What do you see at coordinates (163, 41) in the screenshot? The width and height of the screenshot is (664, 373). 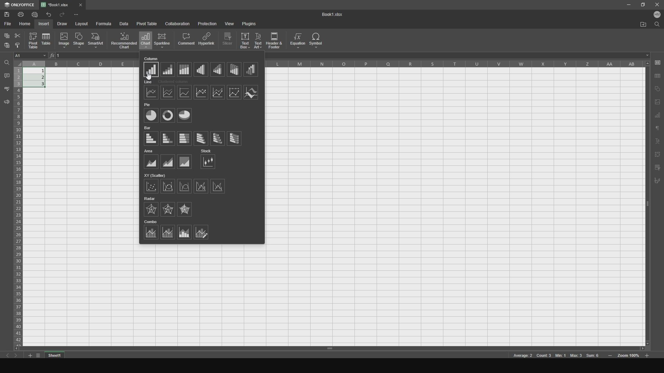 I see `sparkline` at bounding box center [163, 41].